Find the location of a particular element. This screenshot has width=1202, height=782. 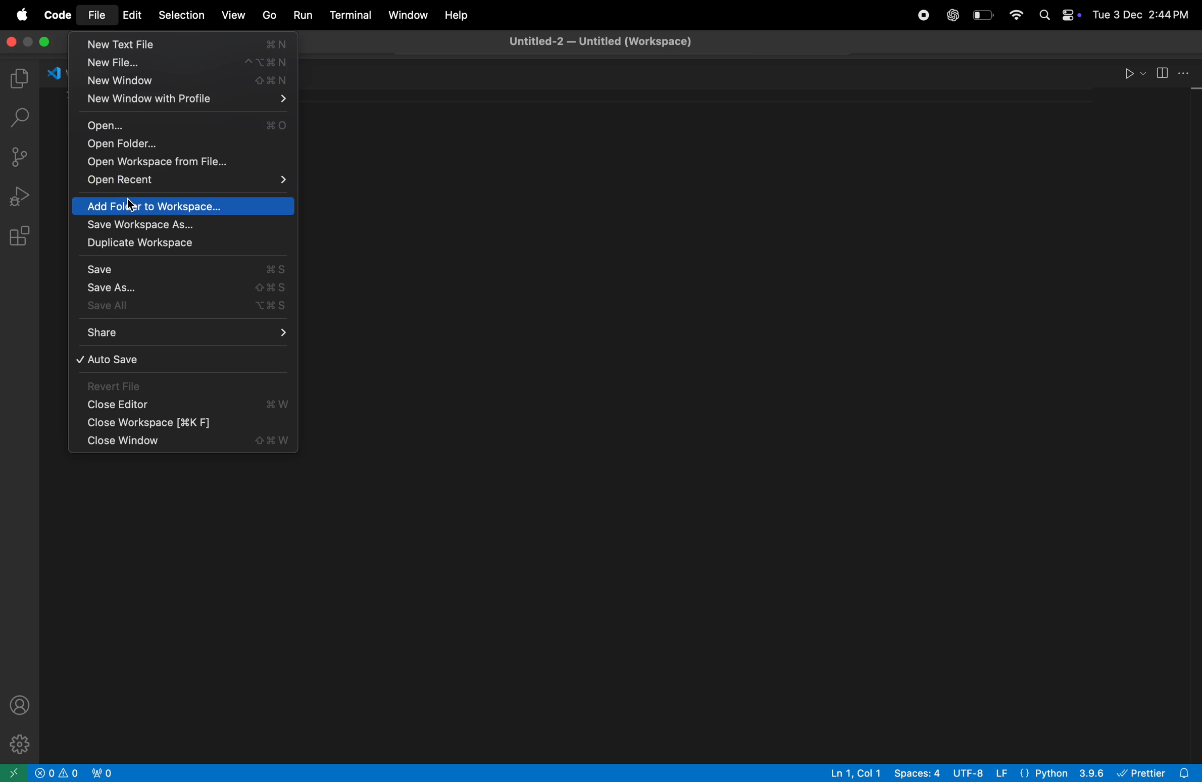

date and time is located at coordinates (1143, 11).